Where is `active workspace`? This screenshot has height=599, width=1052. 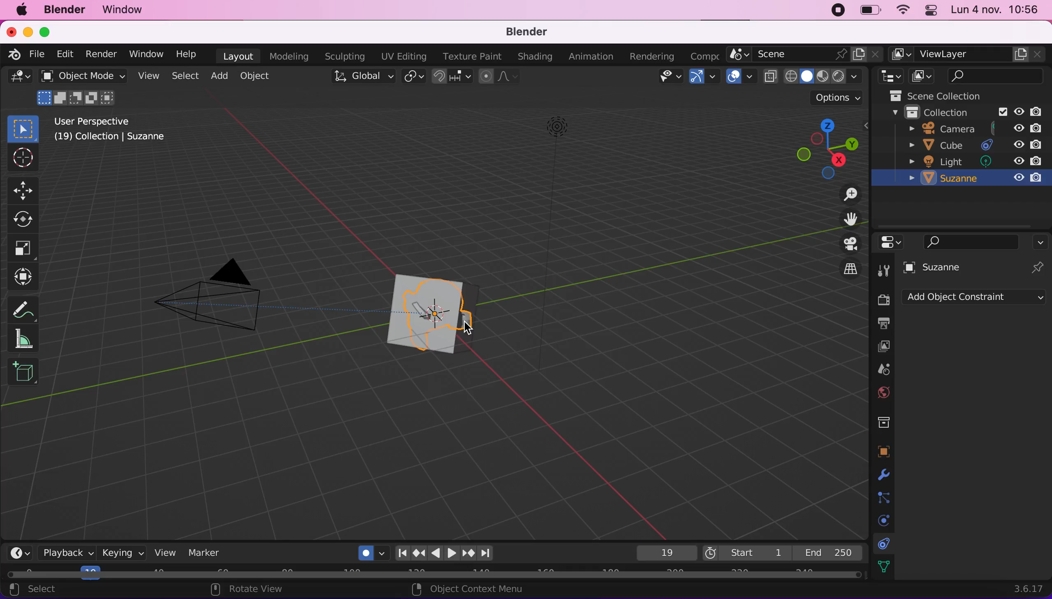
active workspace is located at coordinates (705, 54).